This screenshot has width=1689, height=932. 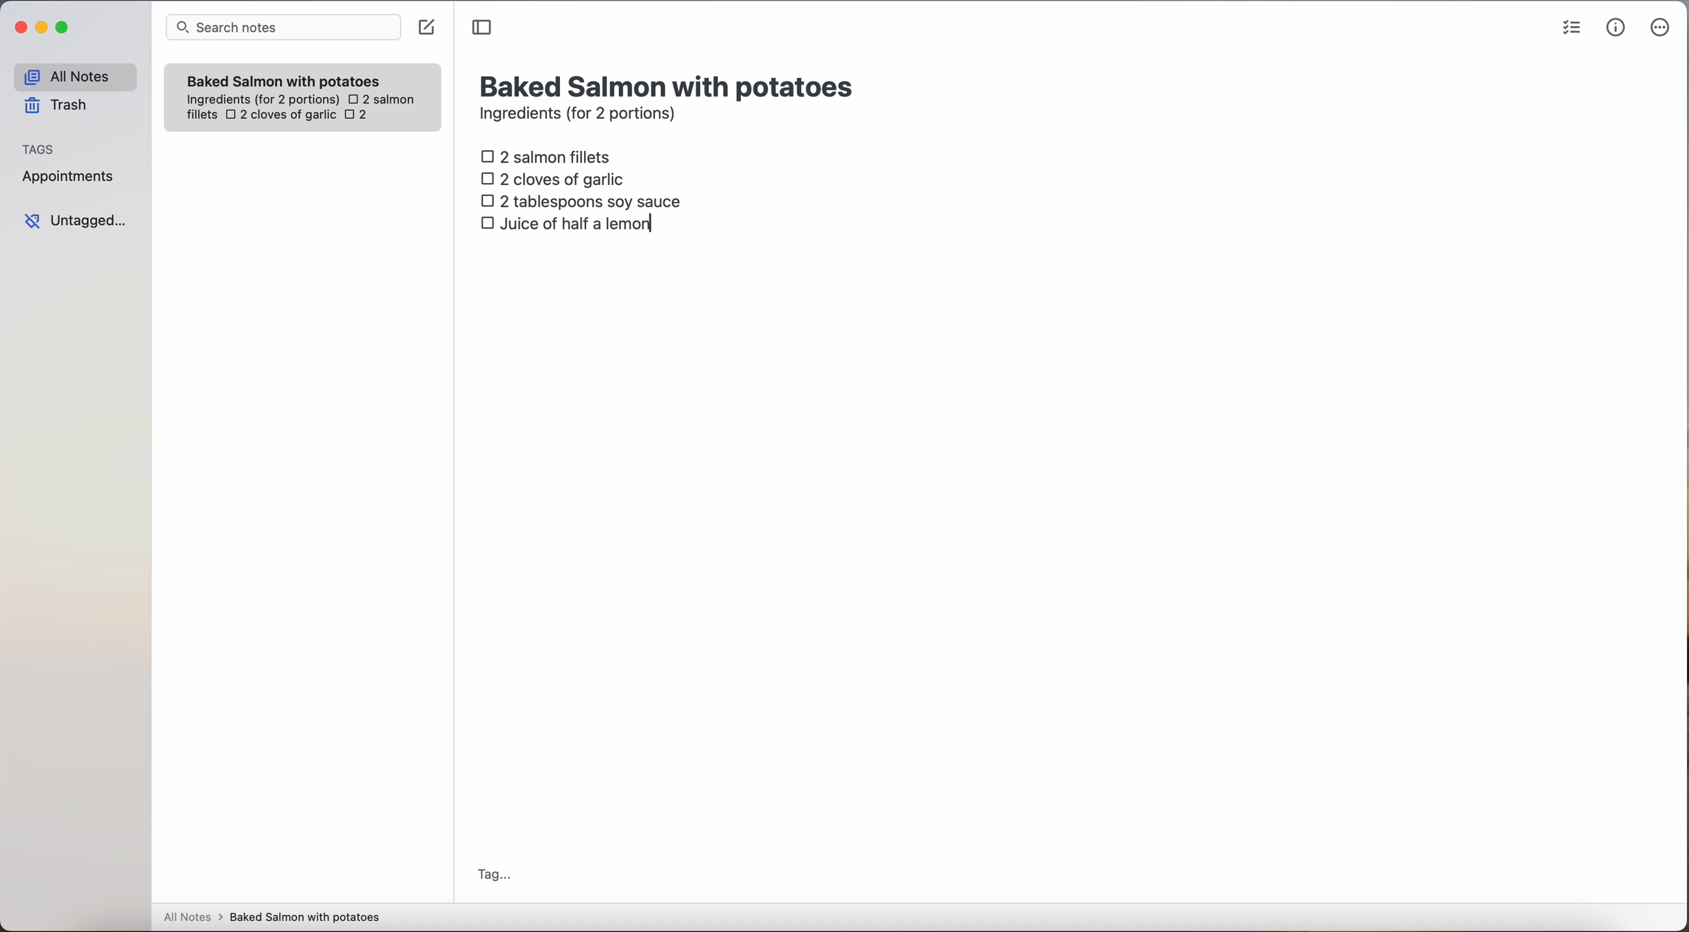 What do you see at coordinates (281, 116) in the screenshot?
I see `2 cloves of garlic` at bounding box center [281, 116].